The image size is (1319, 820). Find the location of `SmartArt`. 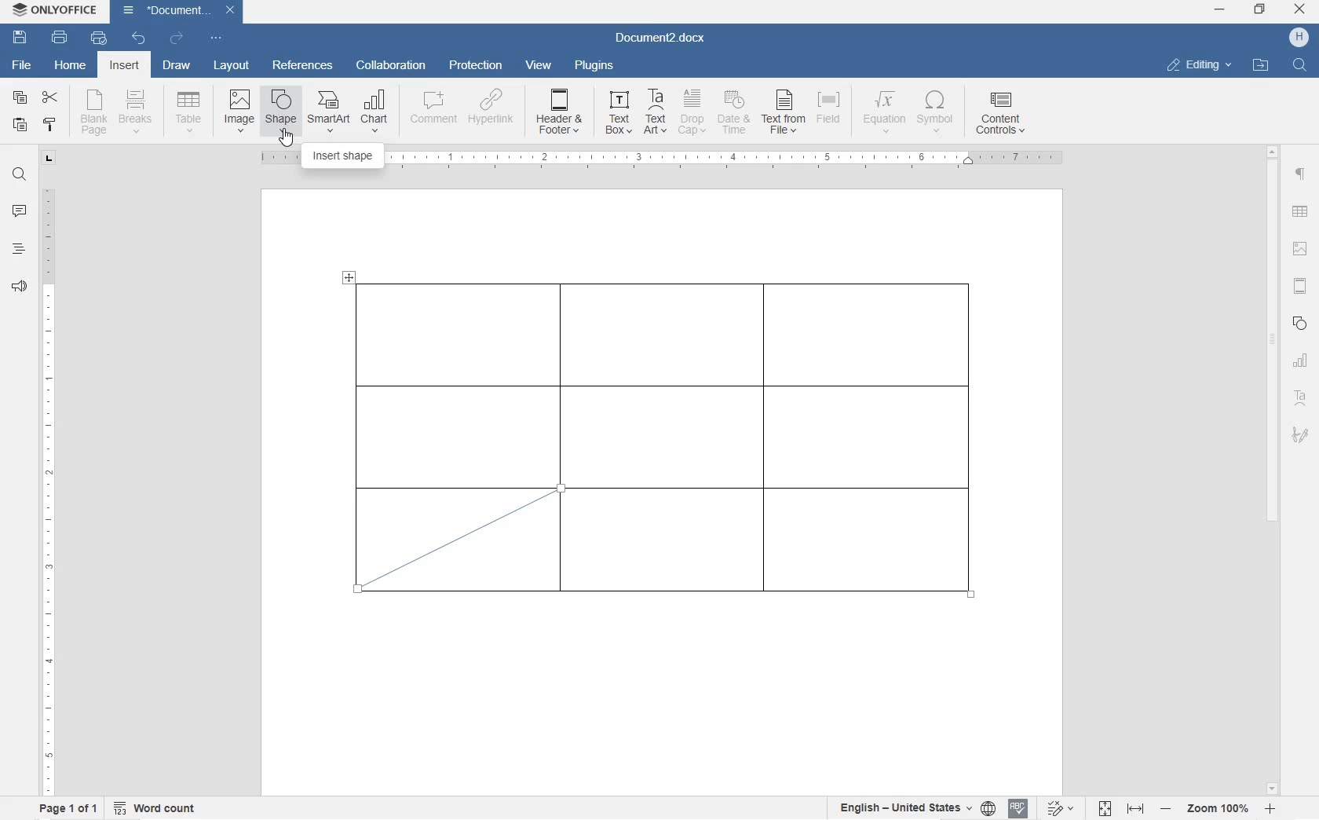

SmartArt is located at coordinates (328, 112).